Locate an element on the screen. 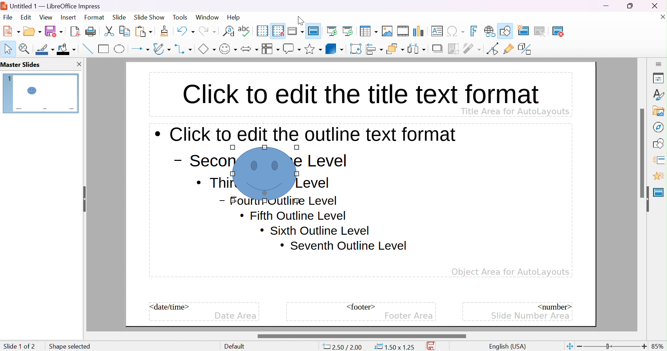  untitled 1 - LibreOffice Impress is located at coordinates (53, 5).